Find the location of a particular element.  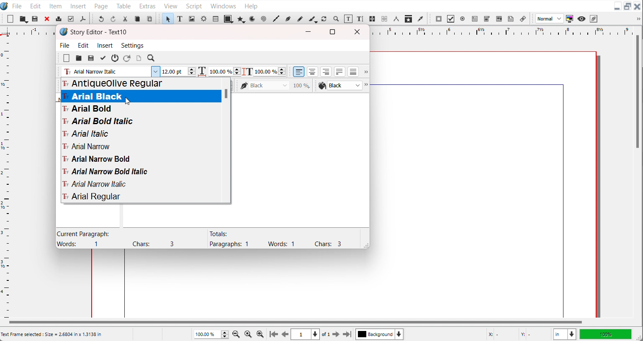

Copy item Properties is located at coordinates (409, 18).